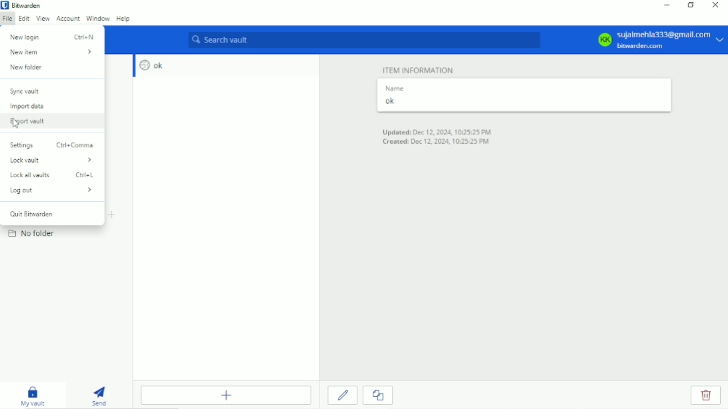 The height and width of the screenshot is (409, 728). I want to click on New login, so click(54, 35).